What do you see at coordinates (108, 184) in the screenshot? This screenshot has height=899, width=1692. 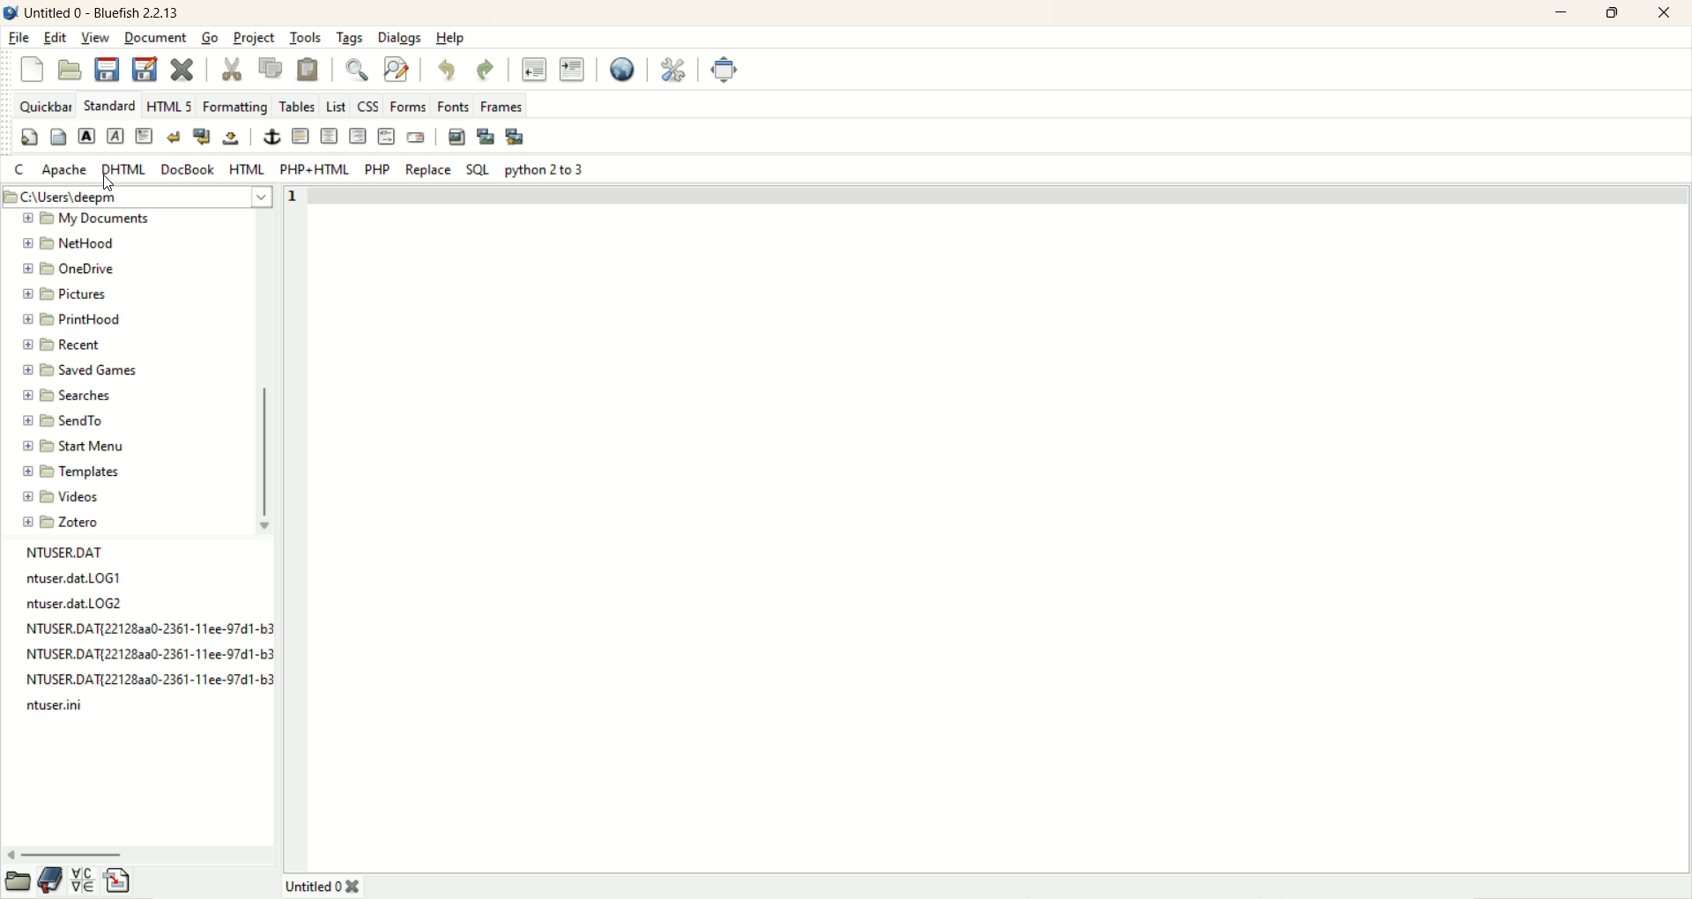 I see `Cursor` at bounding box center [108, 184].